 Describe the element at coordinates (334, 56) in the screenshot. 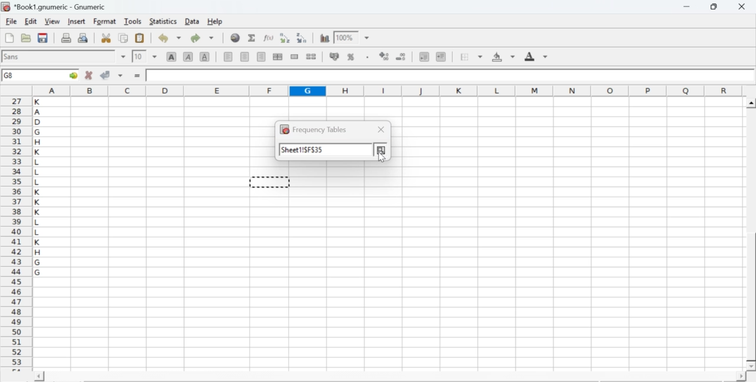

I see `format selection as accounting` at that location.